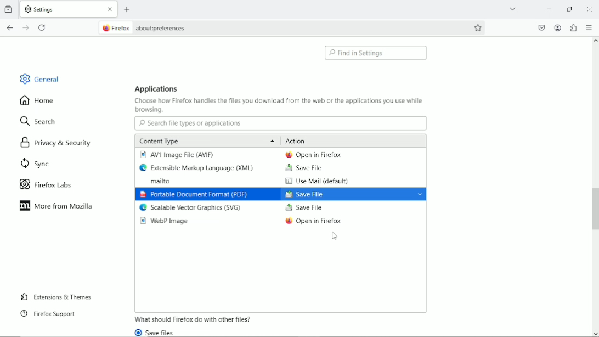 The width and height of the screenshot is (599, 337). I want to click on What should Firefox do with other files?, so click(194, 319).